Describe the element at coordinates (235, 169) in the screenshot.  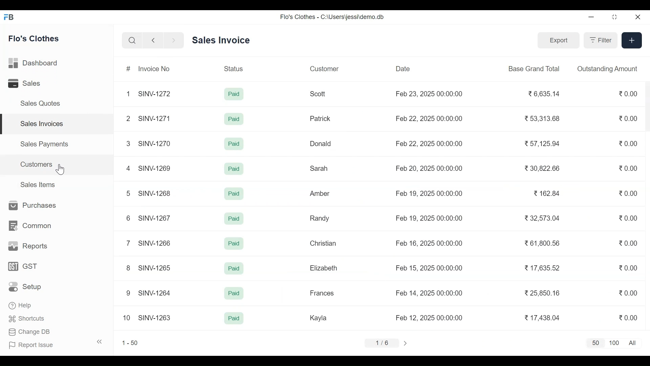
I see `Paid` at that location.